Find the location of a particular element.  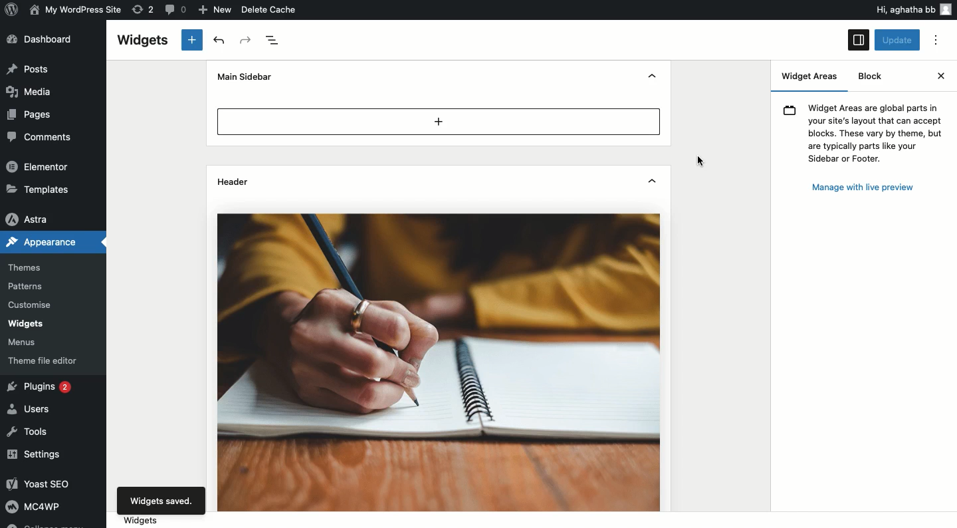

Manage with live preview is located at coordinates (856, 189).